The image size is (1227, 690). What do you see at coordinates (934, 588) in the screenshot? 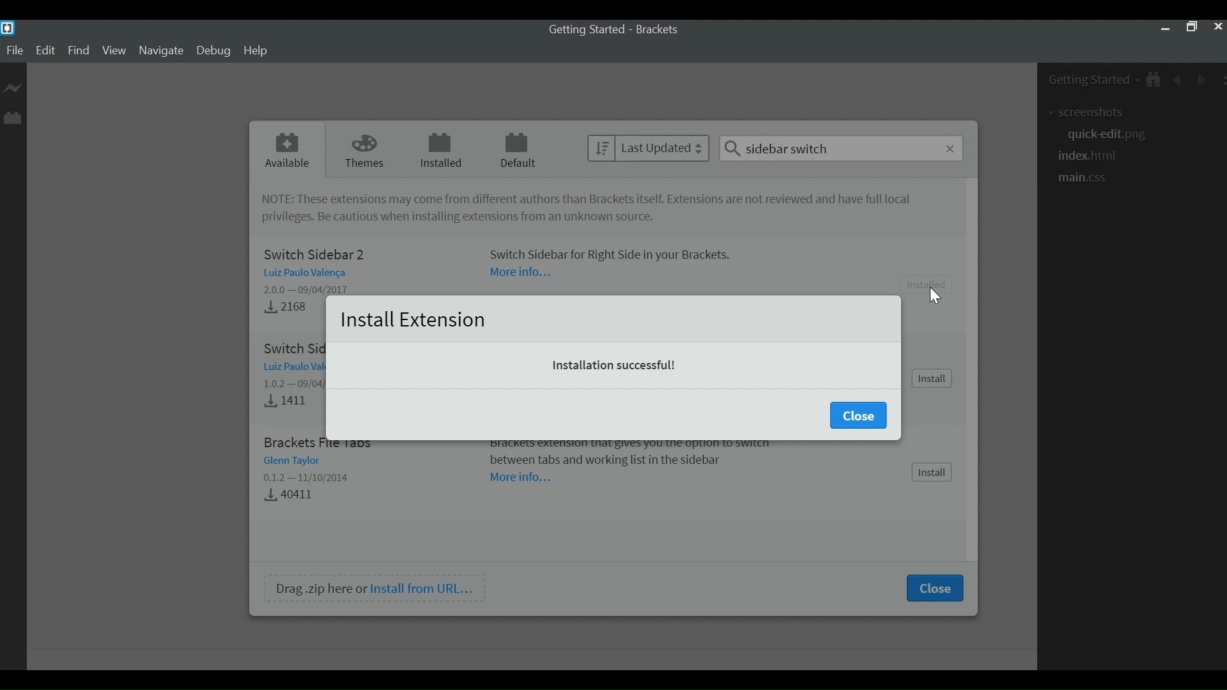
I see `Close` at bounding box center [934, 588].